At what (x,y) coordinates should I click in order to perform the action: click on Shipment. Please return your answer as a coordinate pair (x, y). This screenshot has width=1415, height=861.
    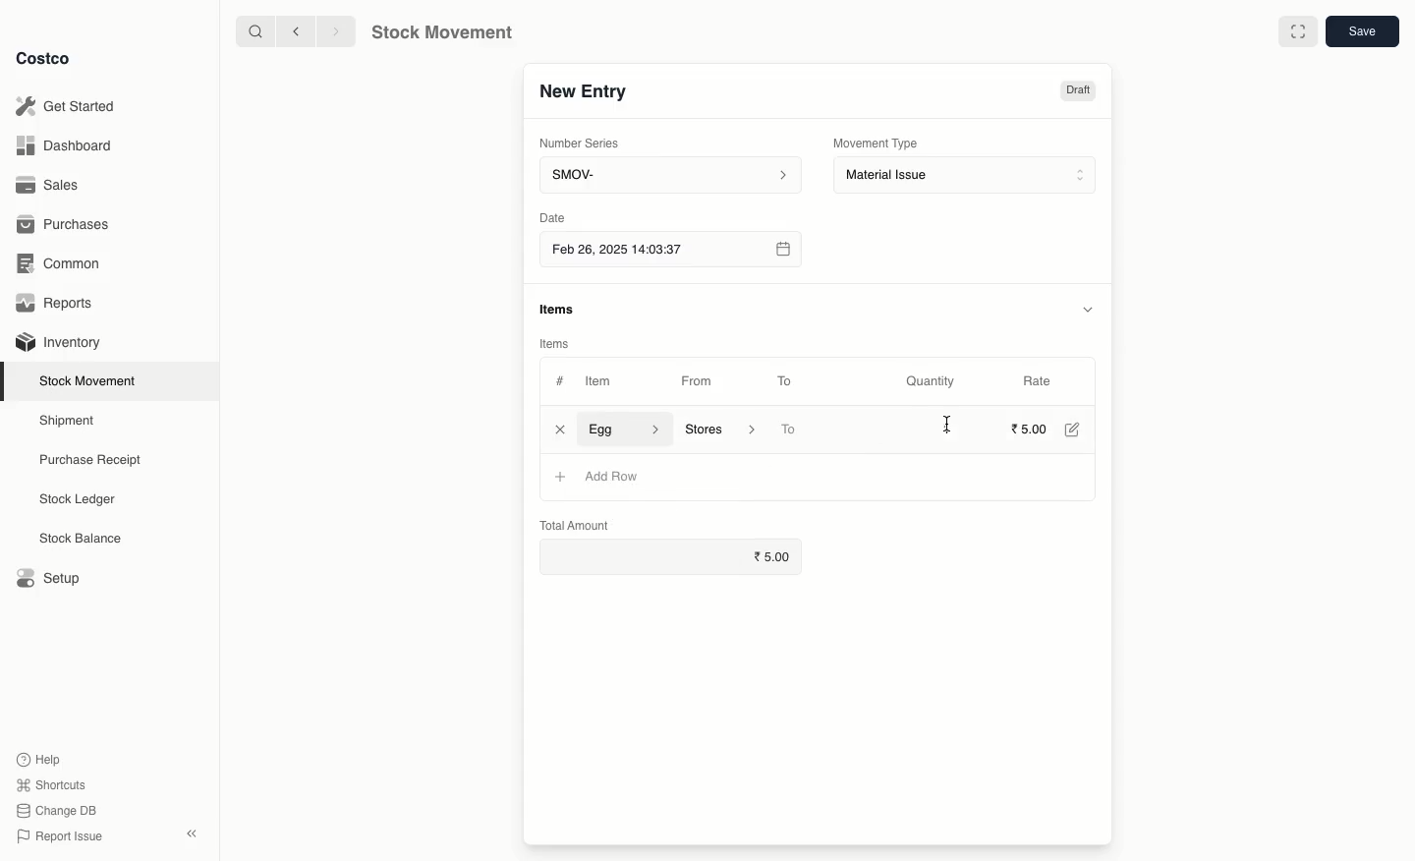
    Looking at the image, I should click on (68, 422).